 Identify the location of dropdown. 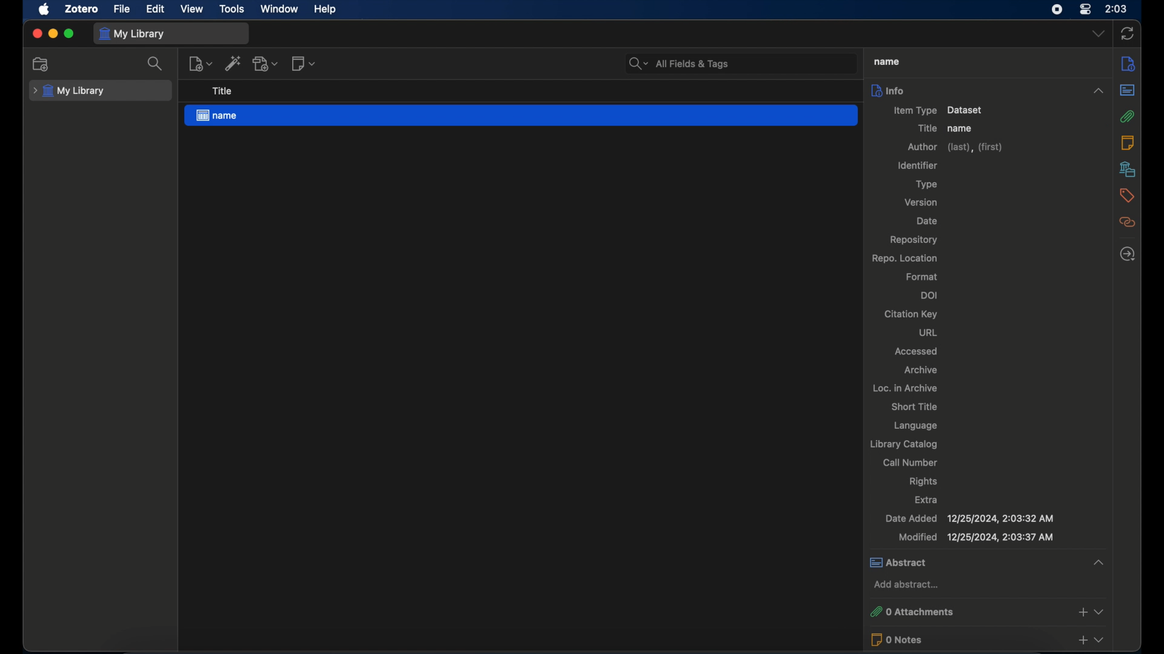
(1099, 33).